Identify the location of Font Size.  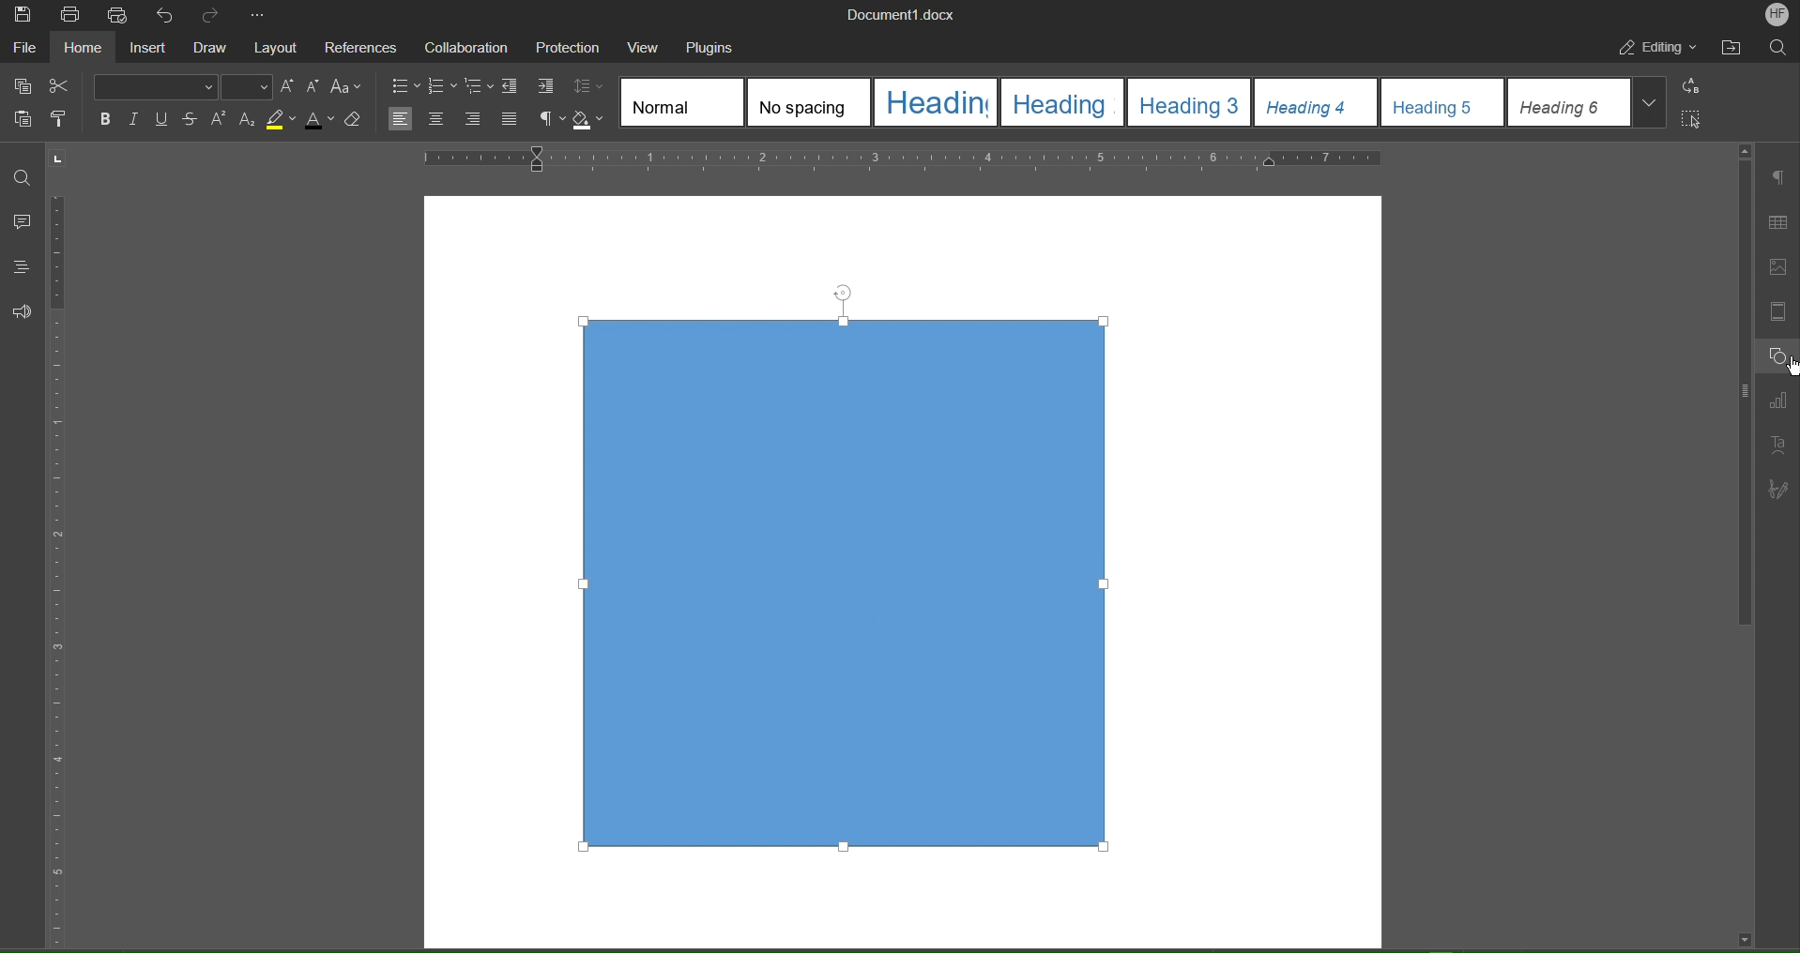
(246, 88).